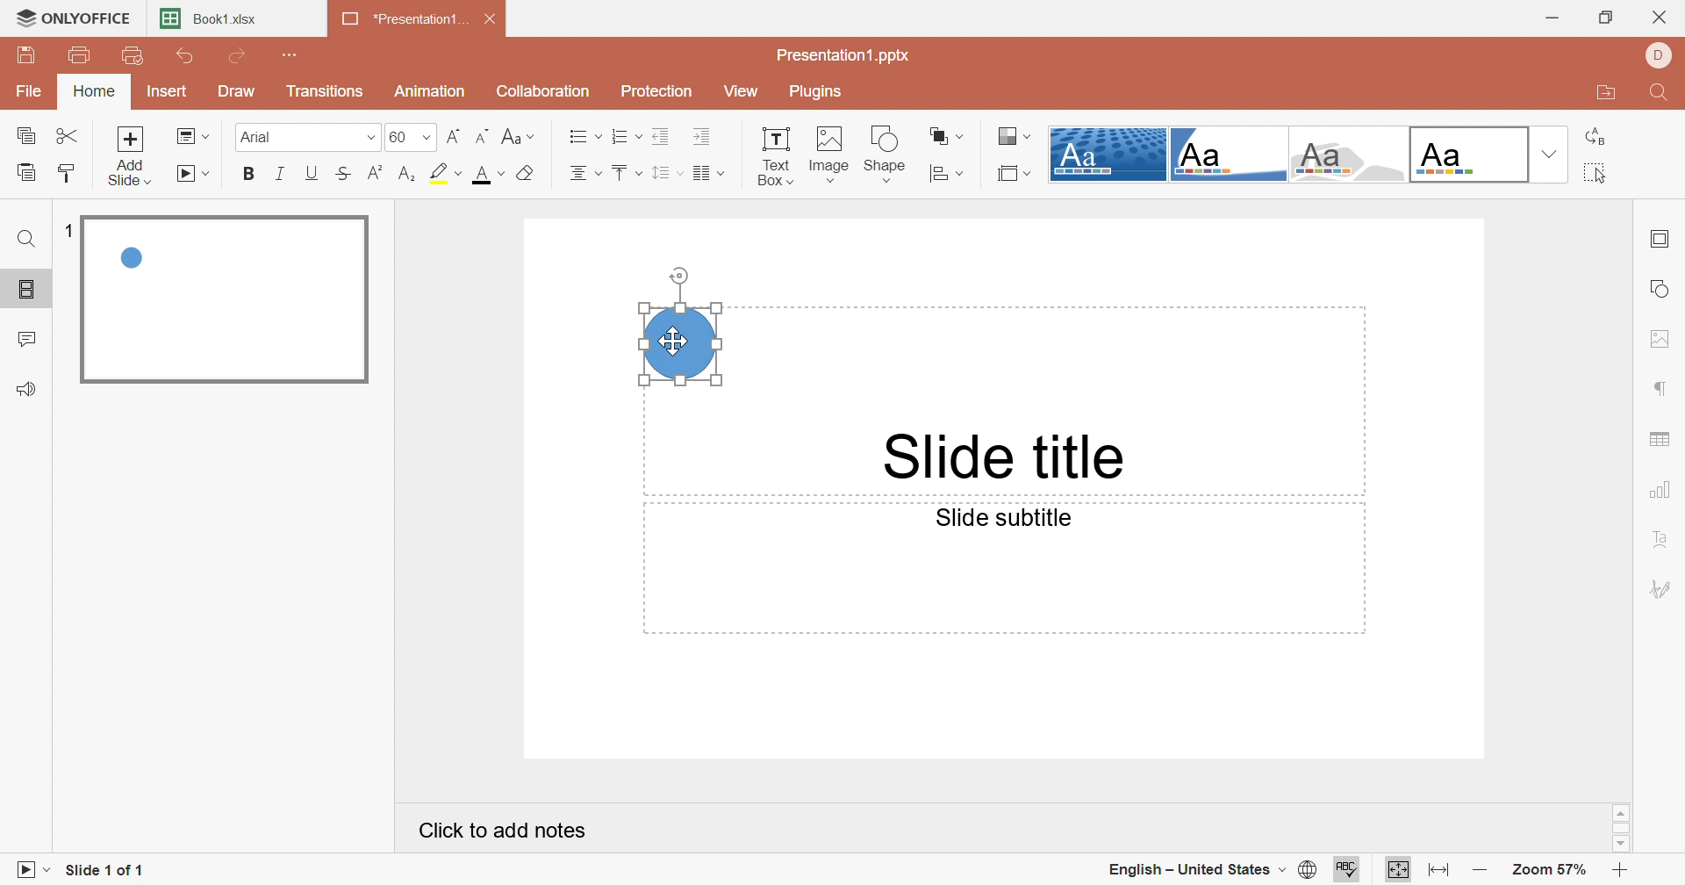 The image size is (1685, 885). Describe the element at coordinates (27, 341) in the screenshot. I see `Comments` at that location.